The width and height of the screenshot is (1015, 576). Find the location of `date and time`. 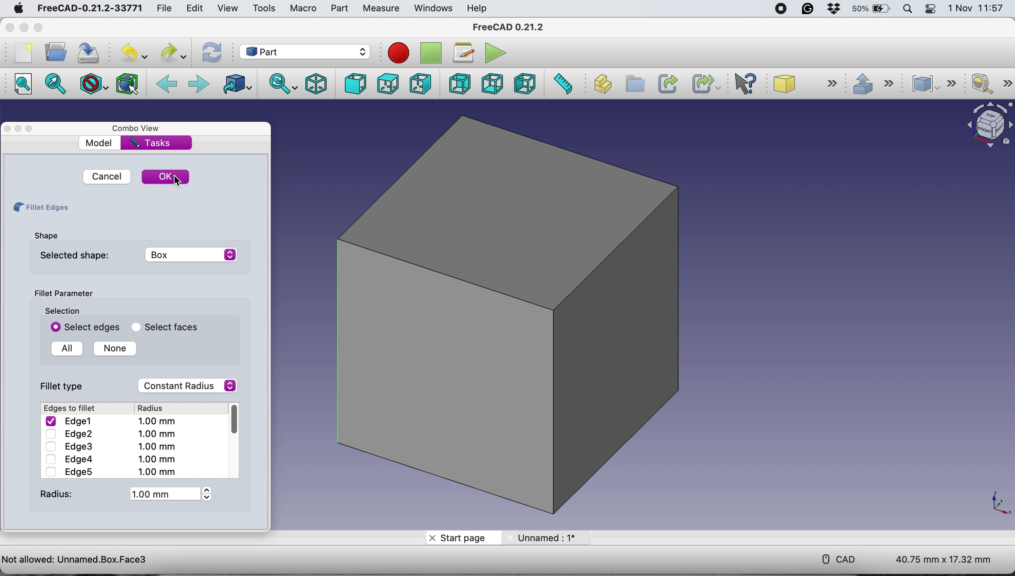

date and time is located at coordinates (977, 8).